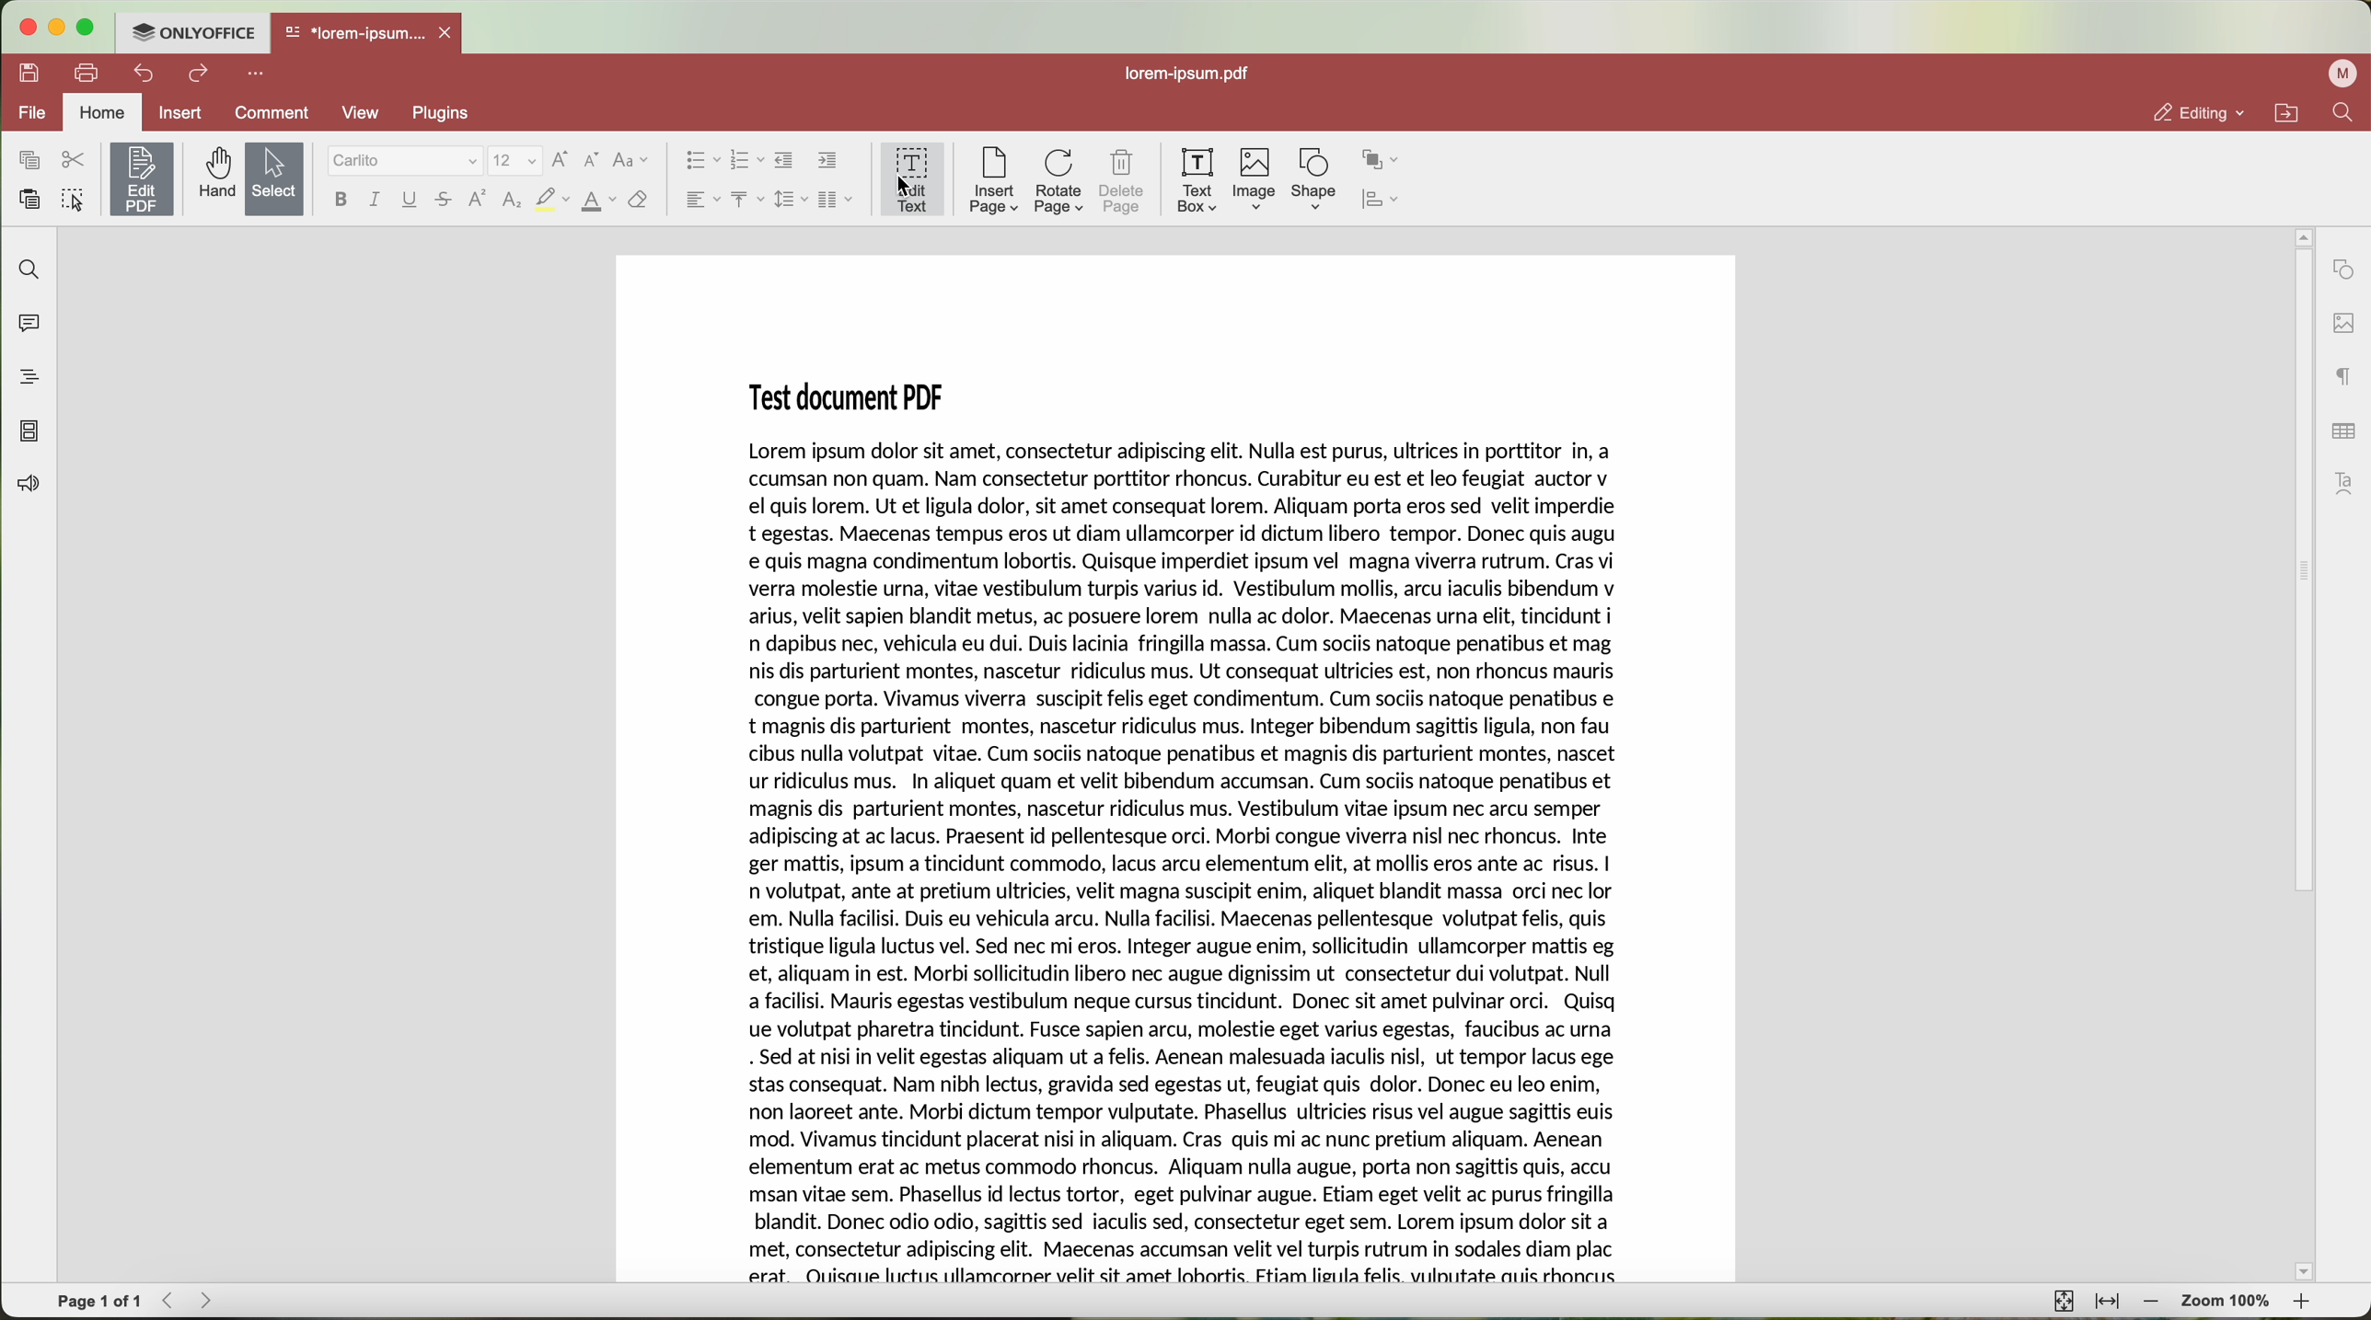  Describe the element at coordinates (913, 180) in the screenshot. I see `edit text` at that location.